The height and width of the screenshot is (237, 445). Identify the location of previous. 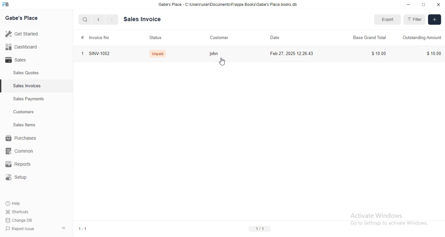
(98, 19).